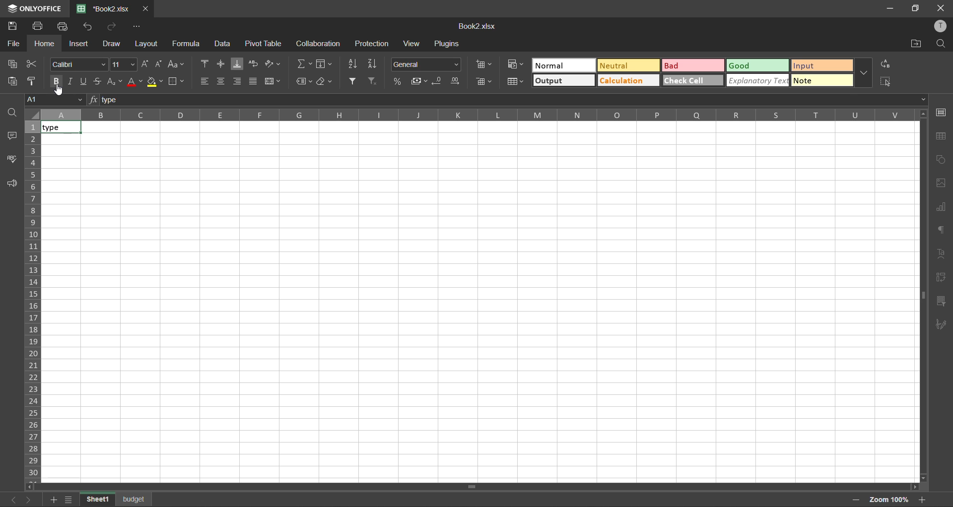 The width and height of the screenshot is (953, 507). I want to click on neutral, so click(628, 66).